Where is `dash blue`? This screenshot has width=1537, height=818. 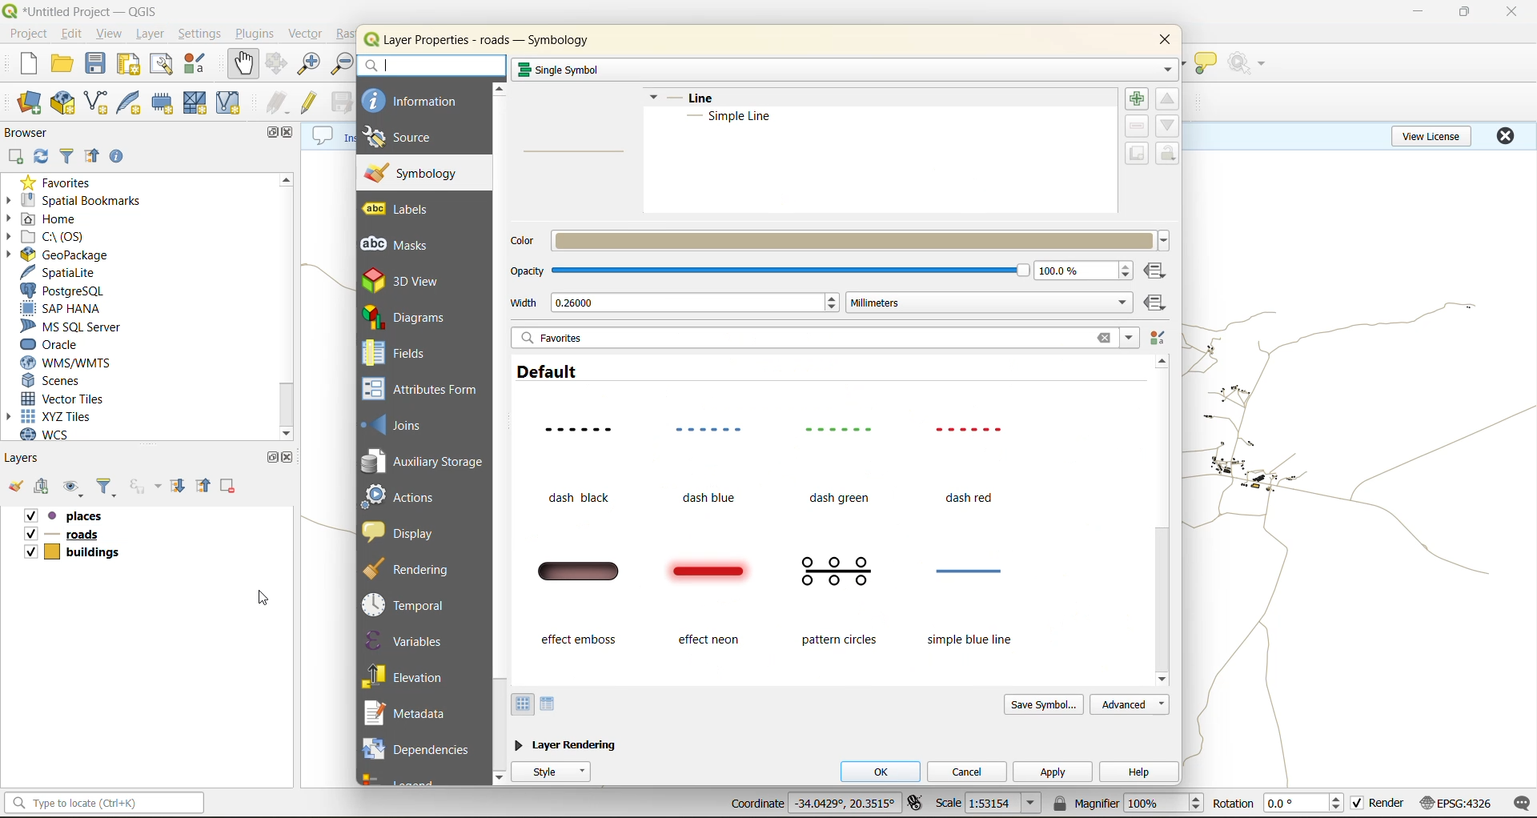 dash blue is located at coordinates (706, 469).